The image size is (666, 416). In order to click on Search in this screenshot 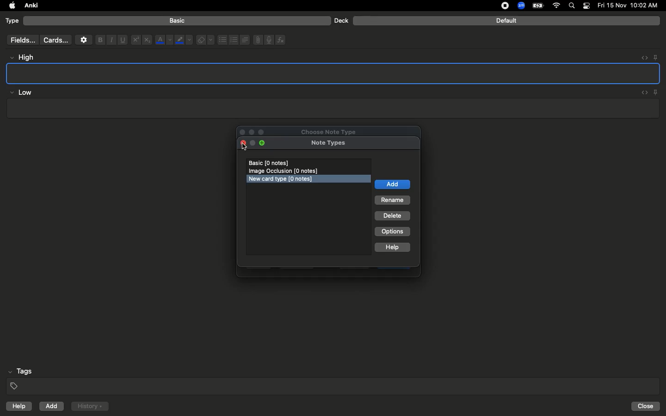, I will do `click(573, 6)`.